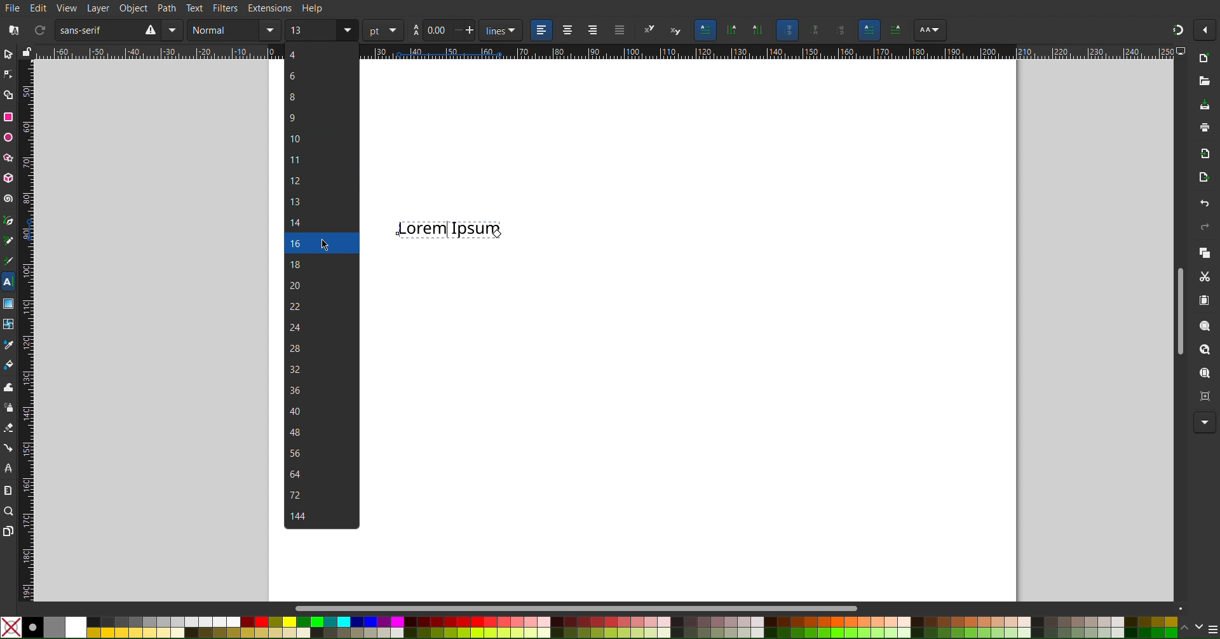 The width and height of the screenshot is (1220, 639). Describe the element at coordinates (1202, 394) in the screenshot. I see `Zoom Center Page` at that location.